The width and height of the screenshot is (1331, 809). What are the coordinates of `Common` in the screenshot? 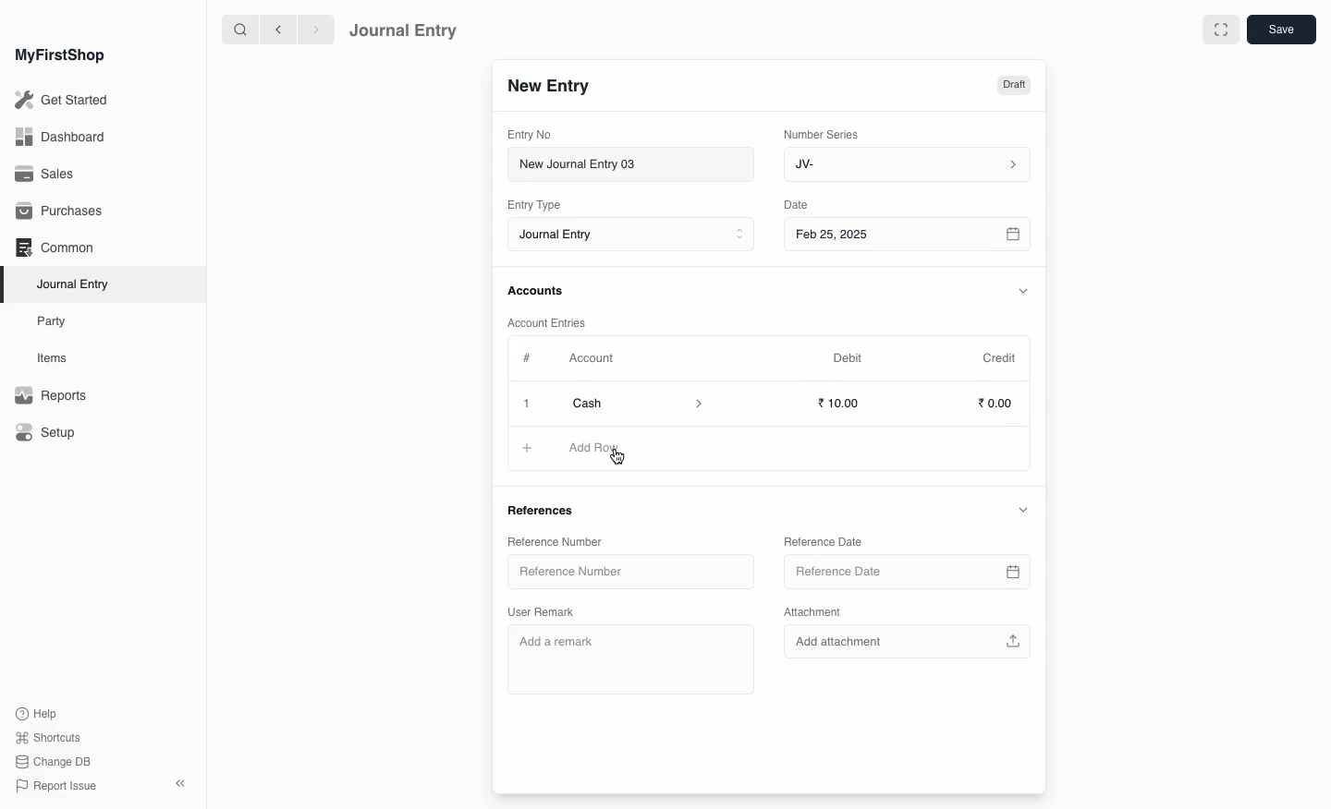 It's located at (54, 248).